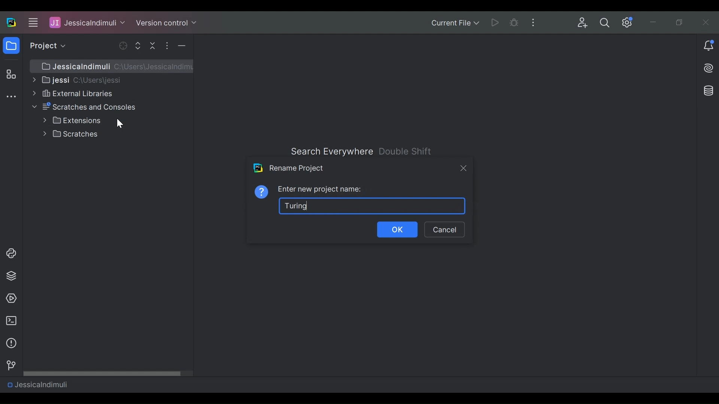 The height and width of the screenshot is (404, 719). I want to click on AI Assistant, so click(709, 68).